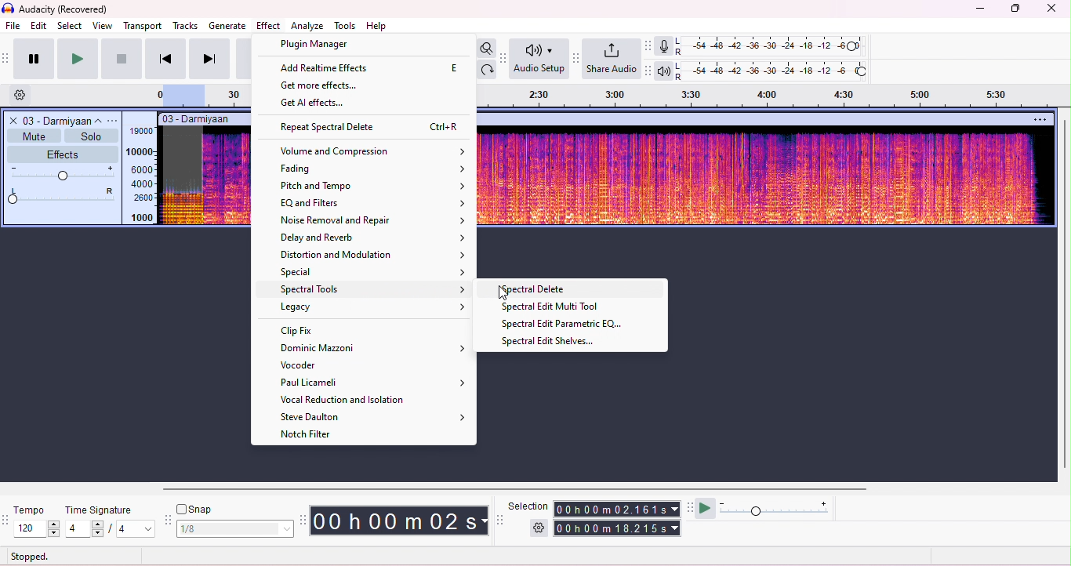 The height and width of the screenshot is (566, 1071). Describe the element at coordinates (186, 27) in the screenshot. I see `tracks` at that location.